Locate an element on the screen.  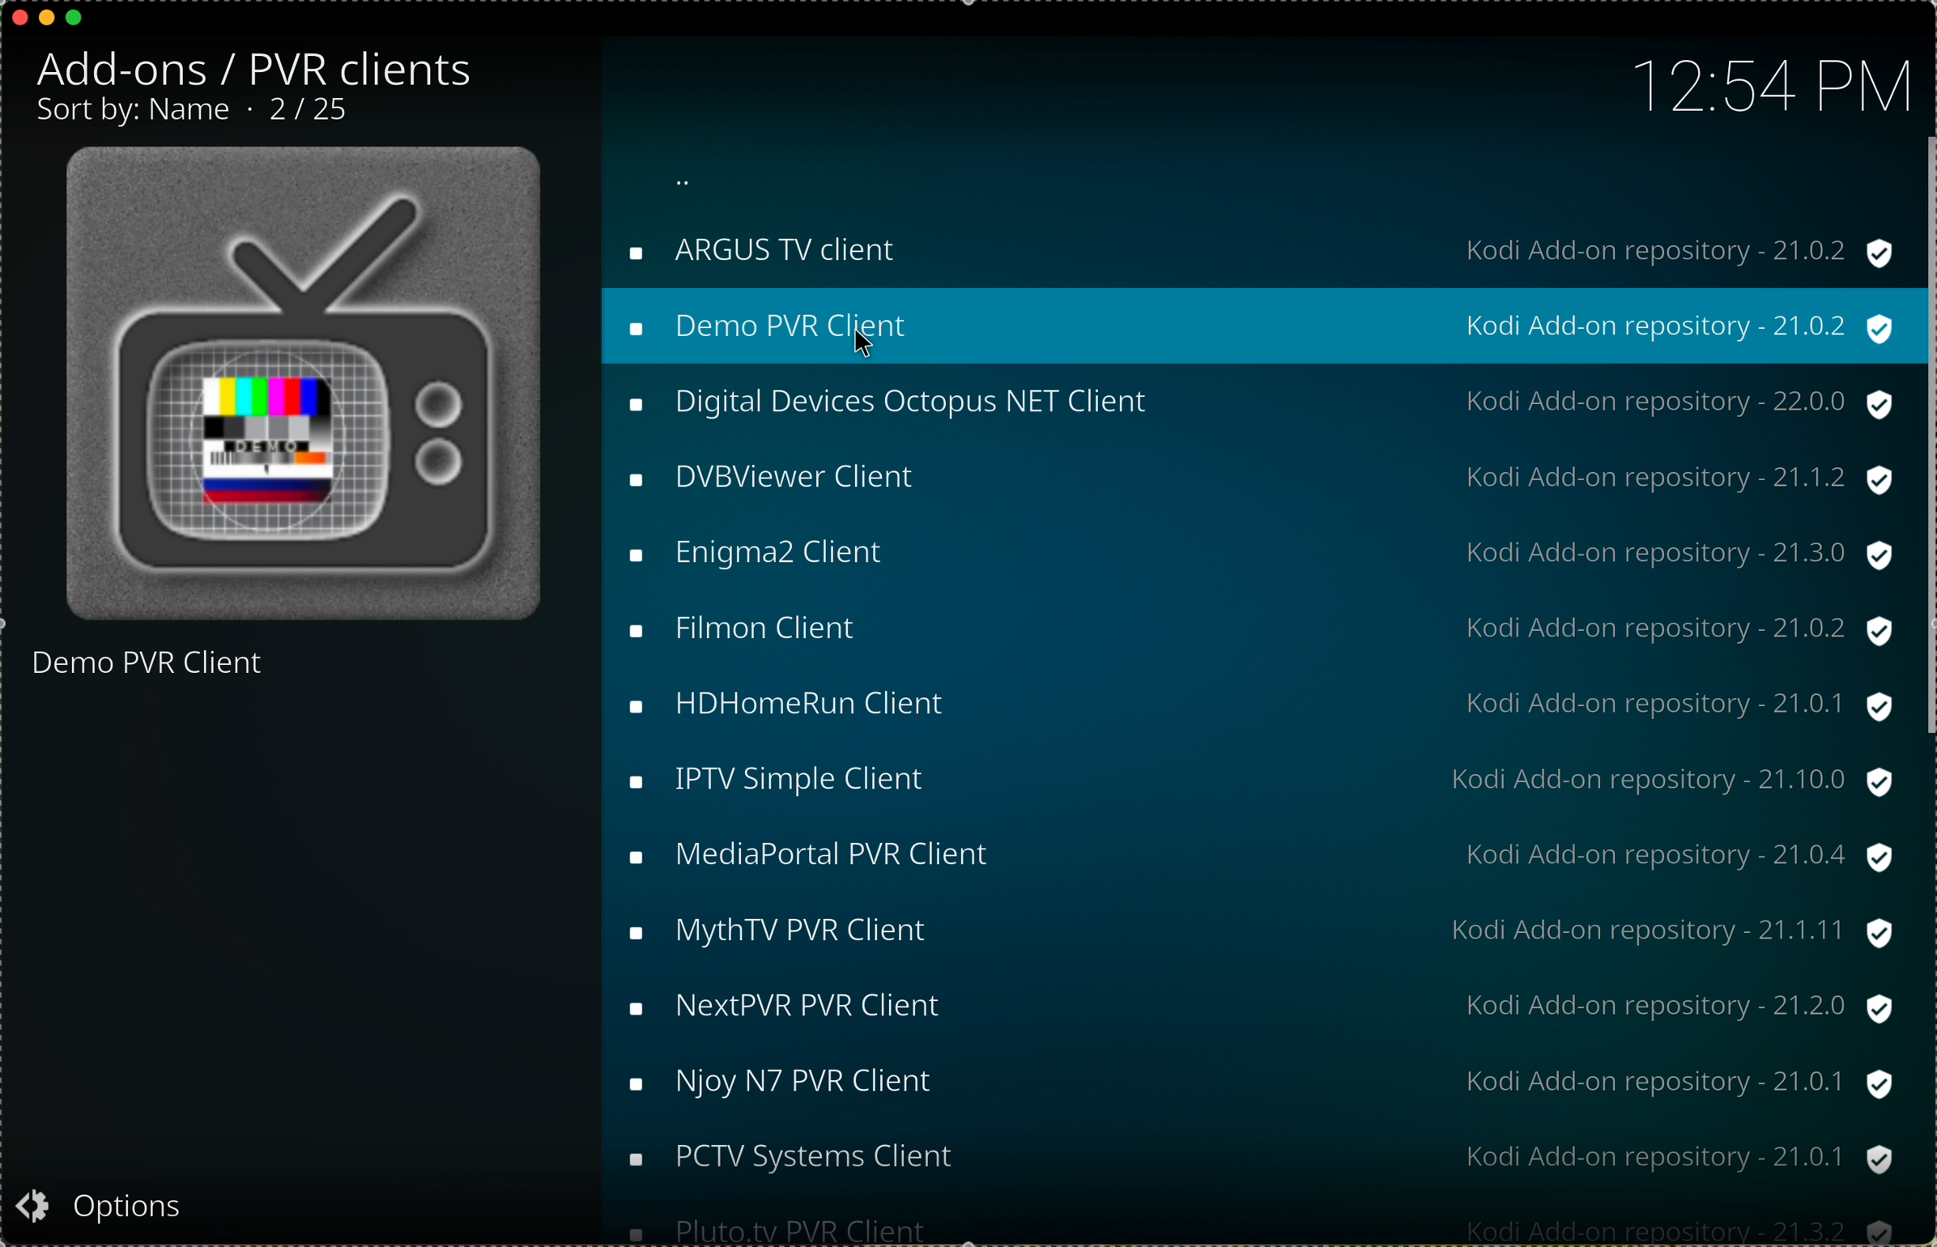
verified is located at coordinates (1888, 739).